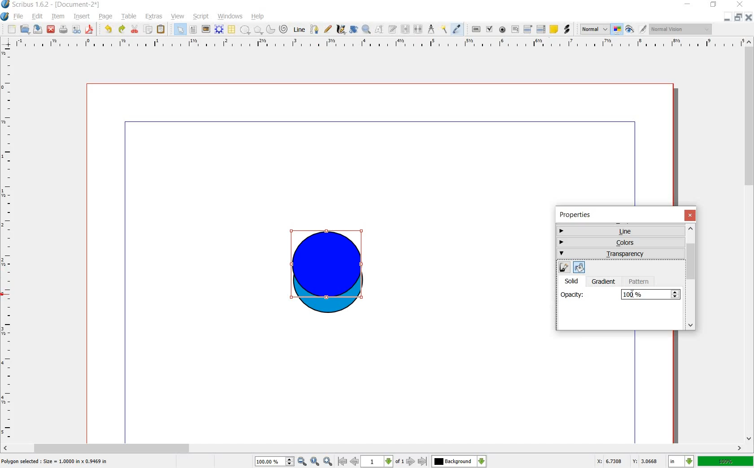  What do you see at coordinates (269, 461) in the screenshot?
I see `100%` at bounding box center [269, 461].